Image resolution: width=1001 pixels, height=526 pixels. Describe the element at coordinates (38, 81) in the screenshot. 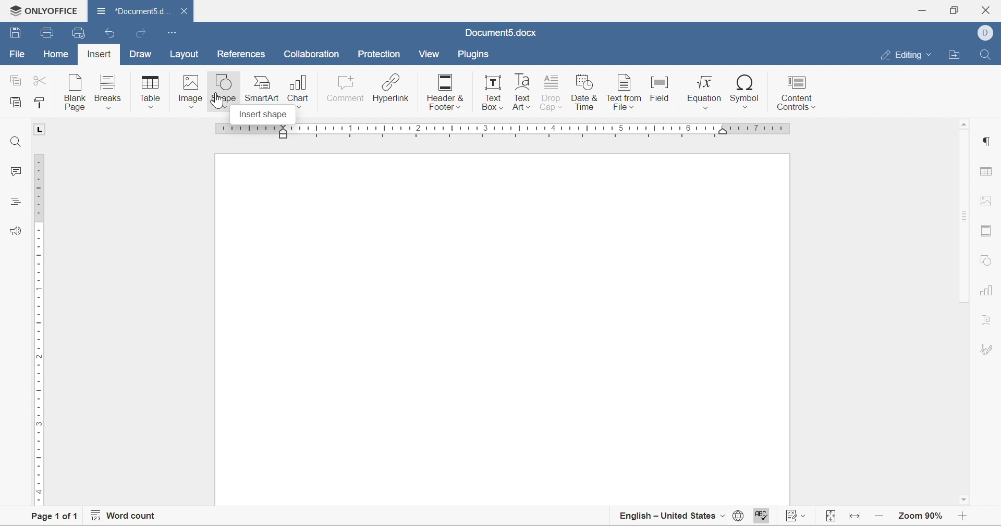

I see `cut` at that location.